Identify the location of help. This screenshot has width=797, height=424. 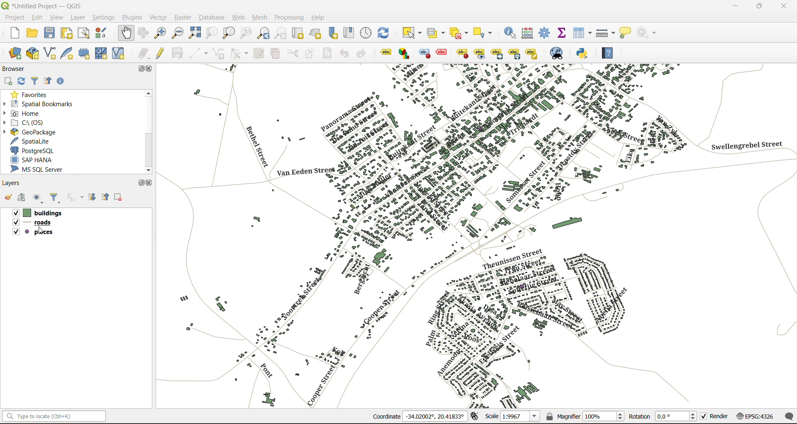
(610, 55).